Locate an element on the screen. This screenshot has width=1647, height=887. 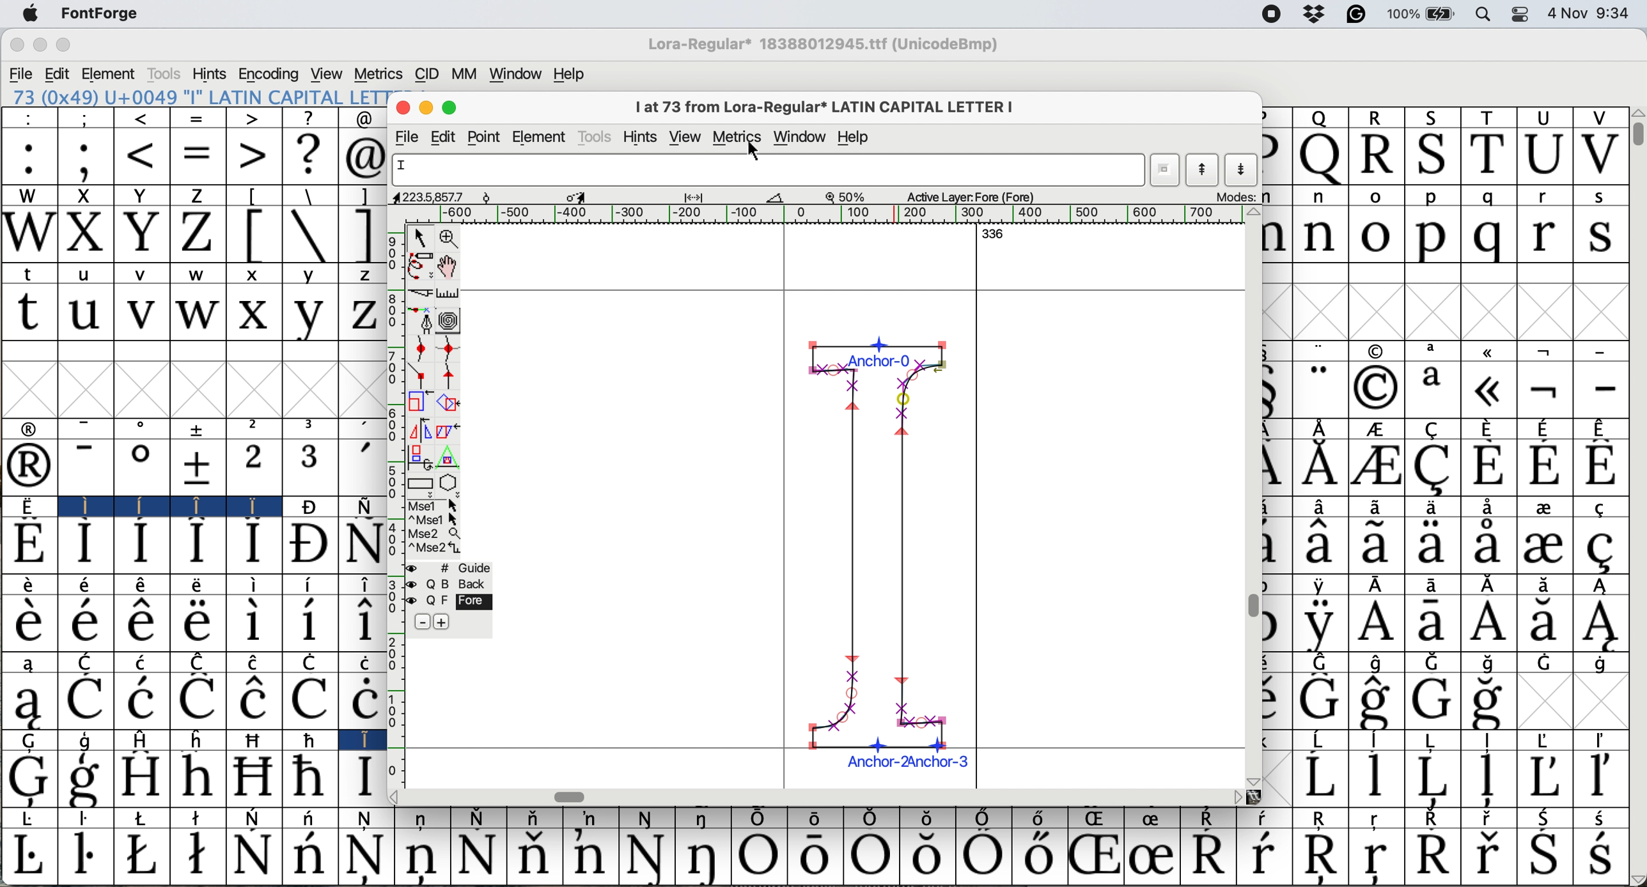
 is located at coordinates (992, 235).